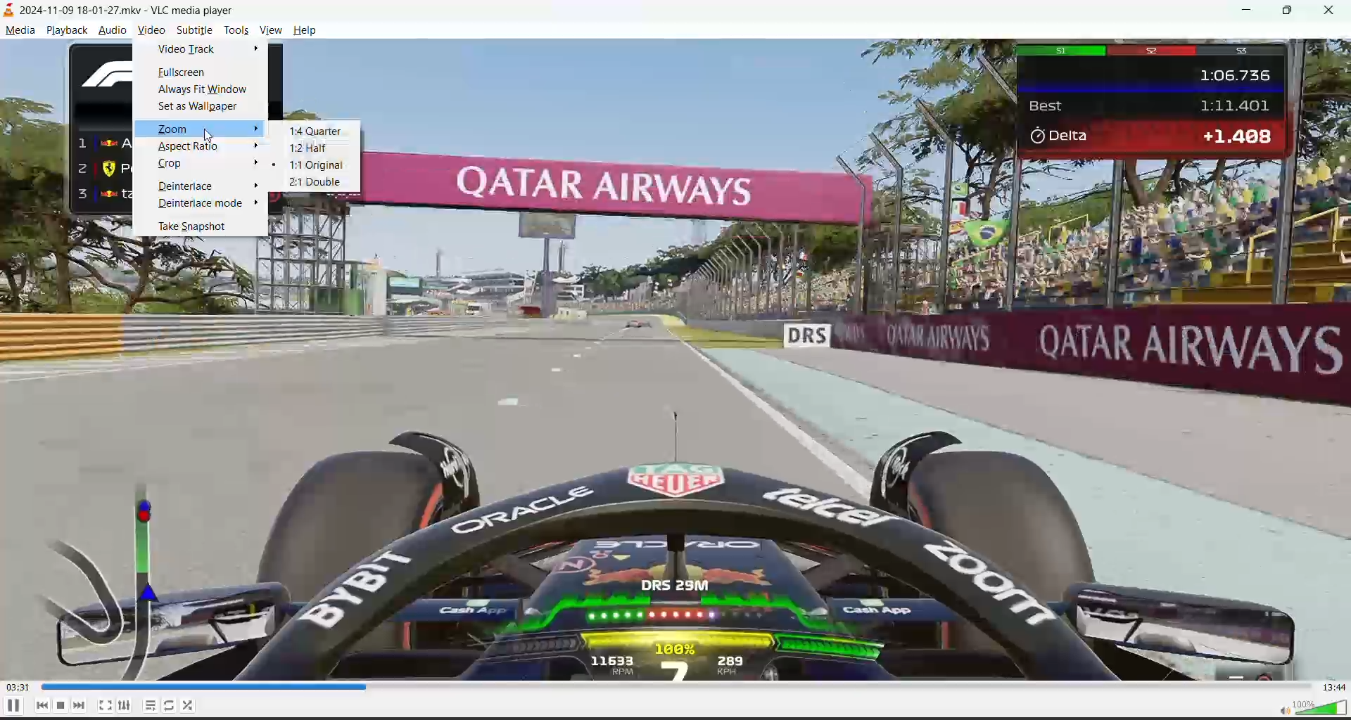  Describe the element at coordinates (1256, 13) in the screenshot. I see `minimize` at that location.